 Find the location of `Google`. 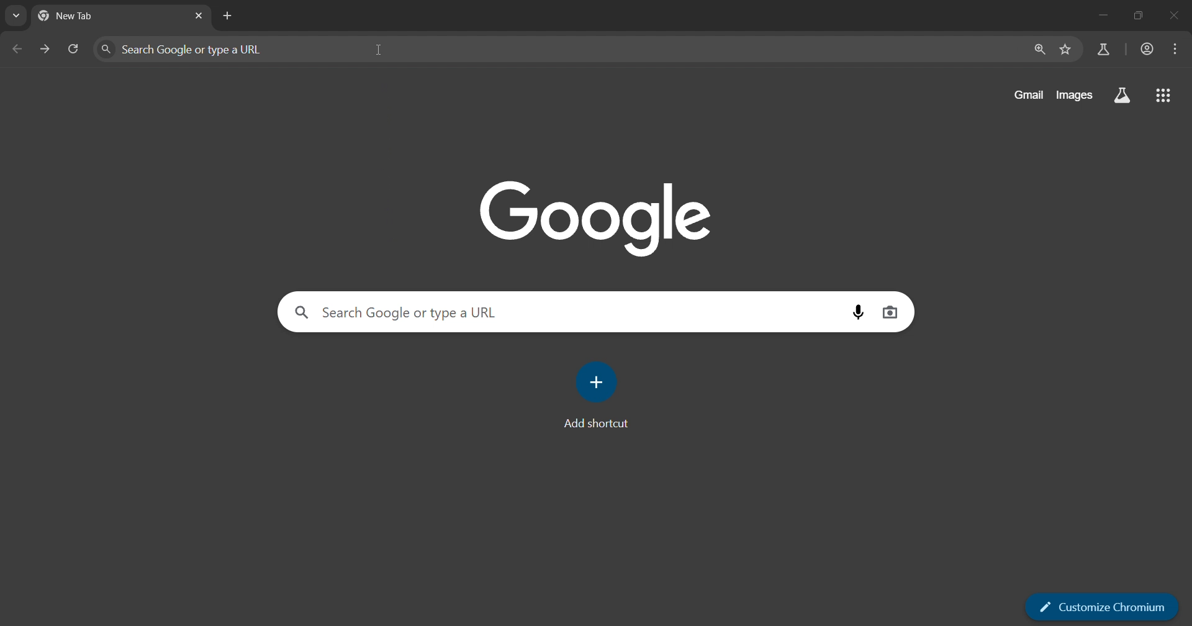

Google is located at coordinates (601, 217).